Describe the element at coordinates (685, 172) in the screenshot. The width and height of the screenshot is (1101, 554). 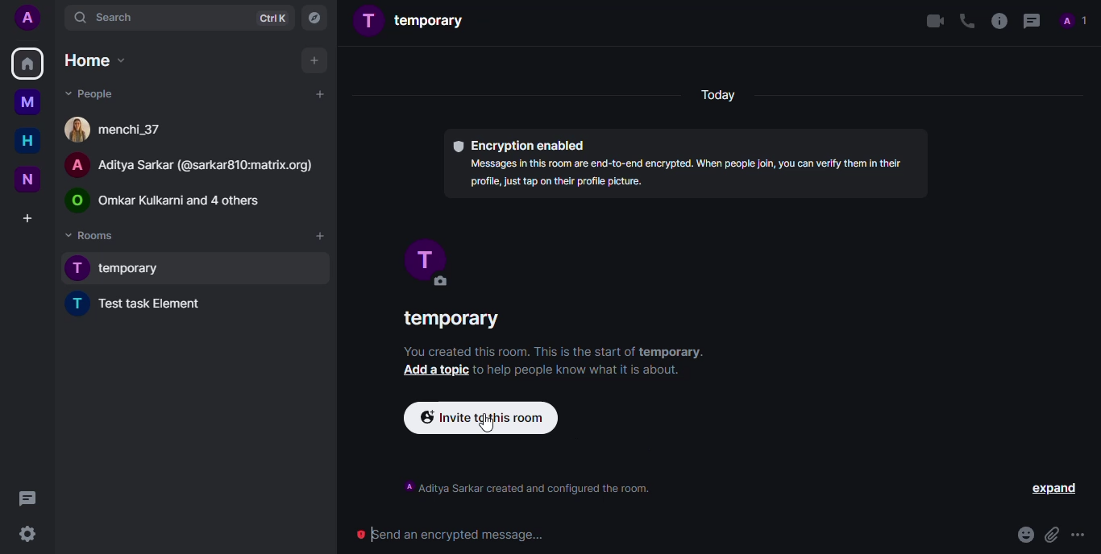
I see `Messages In this room are end-to-end encrypted. When people join, you can verify them in their
profile, just tap on their profile picture.` at that location.